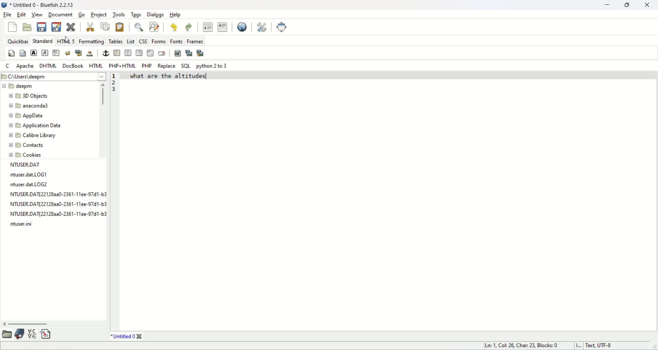  What do you see at coordinates (90, 54) in the screenshot?
I see `non-breaking space` at bounding box center [90, 54].